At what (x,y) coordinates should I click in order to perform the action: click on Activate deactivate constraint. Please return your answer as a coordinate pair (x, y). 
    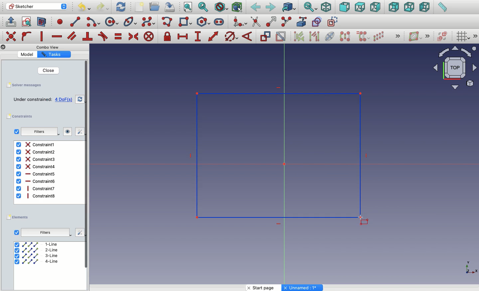
    Looking at the image, I should click on (281, 37).